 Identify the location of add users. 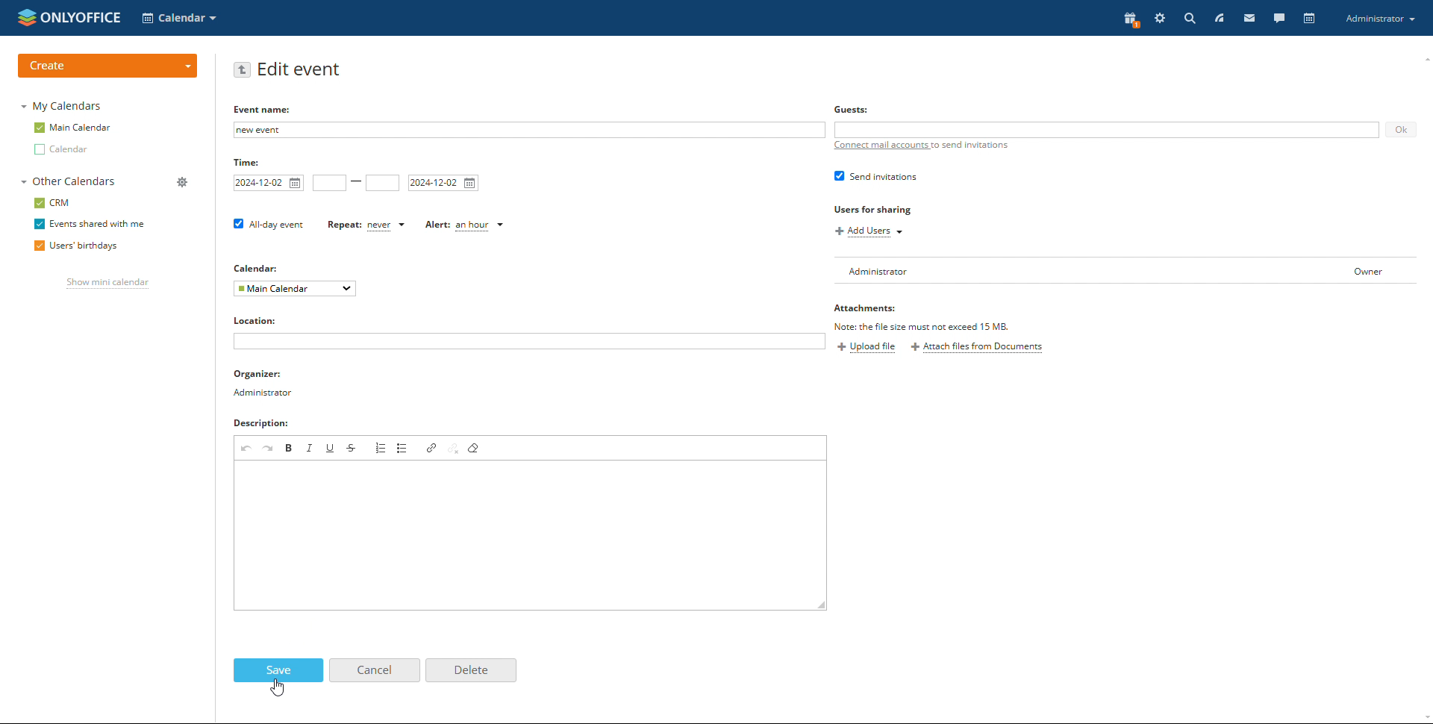
(870, 233).